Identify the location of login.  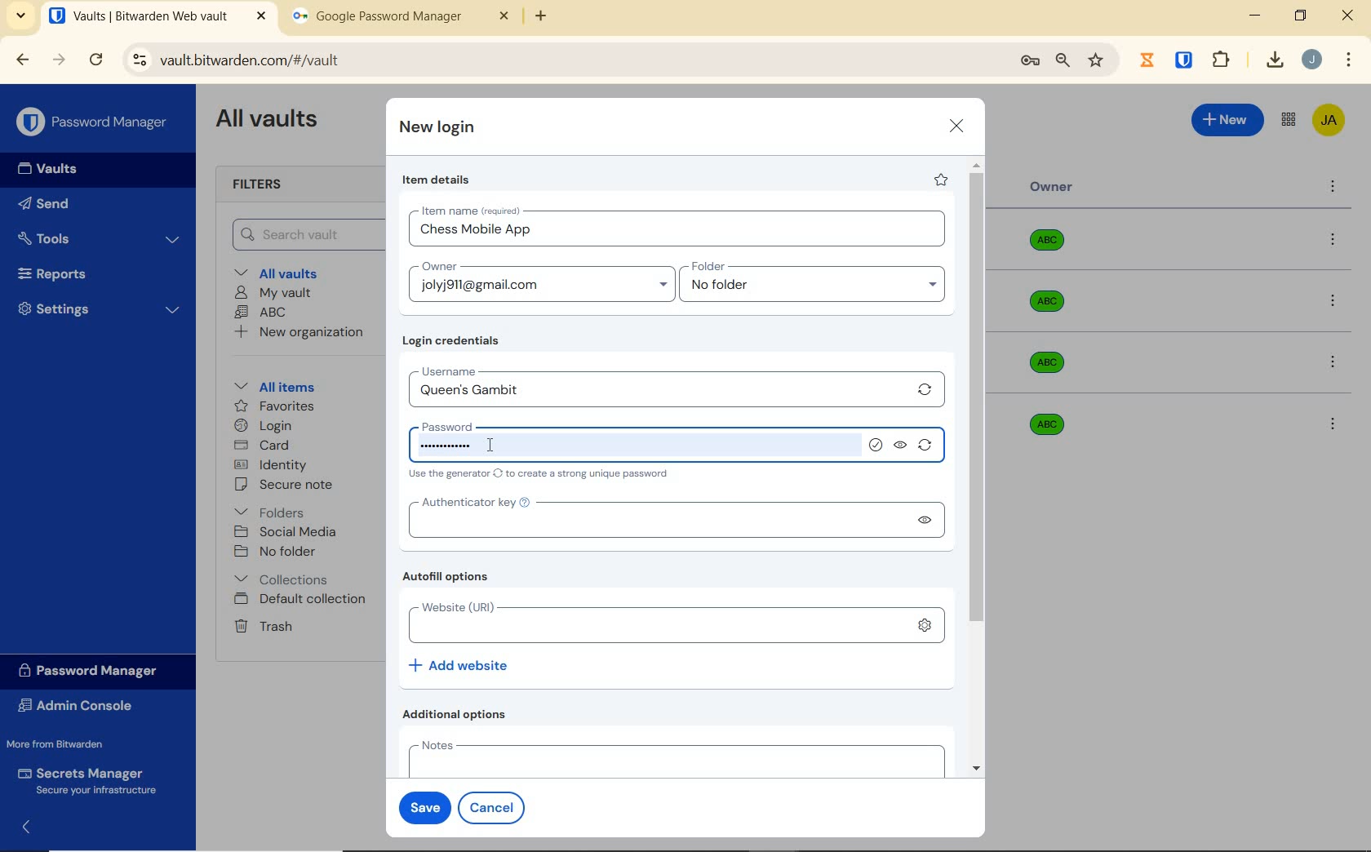
(263, 427).